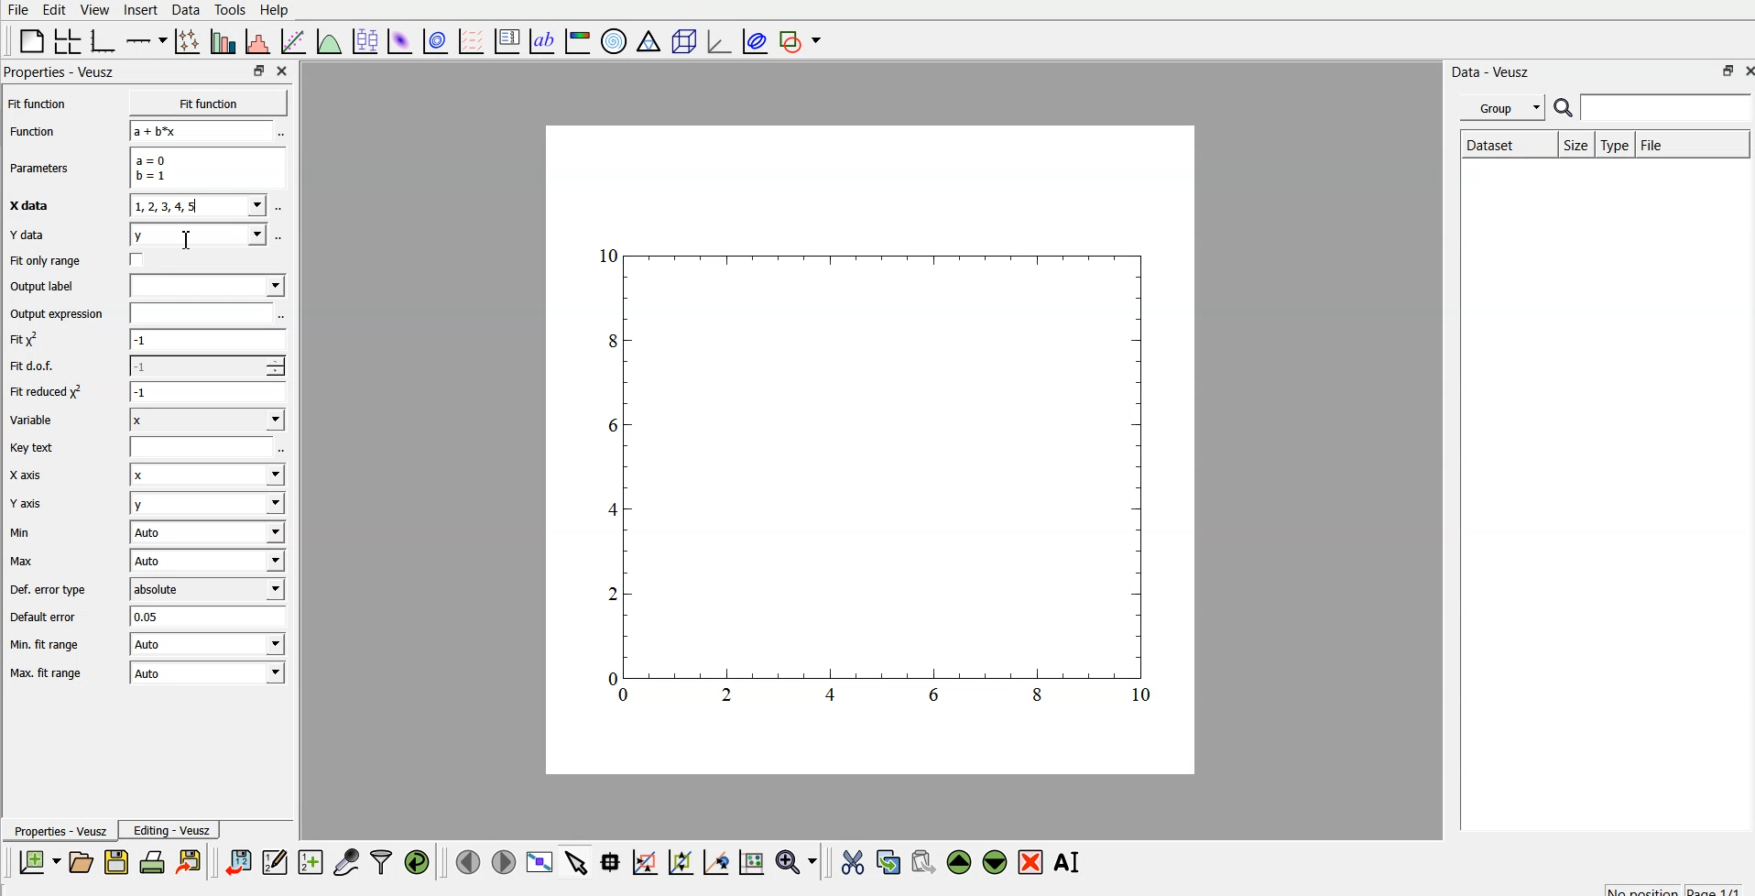 The width and height of the screenshot is (1755, 896). Describe the element at coordinates (420, 863) in the screenshot. I see `reload linked data sets` at that location.